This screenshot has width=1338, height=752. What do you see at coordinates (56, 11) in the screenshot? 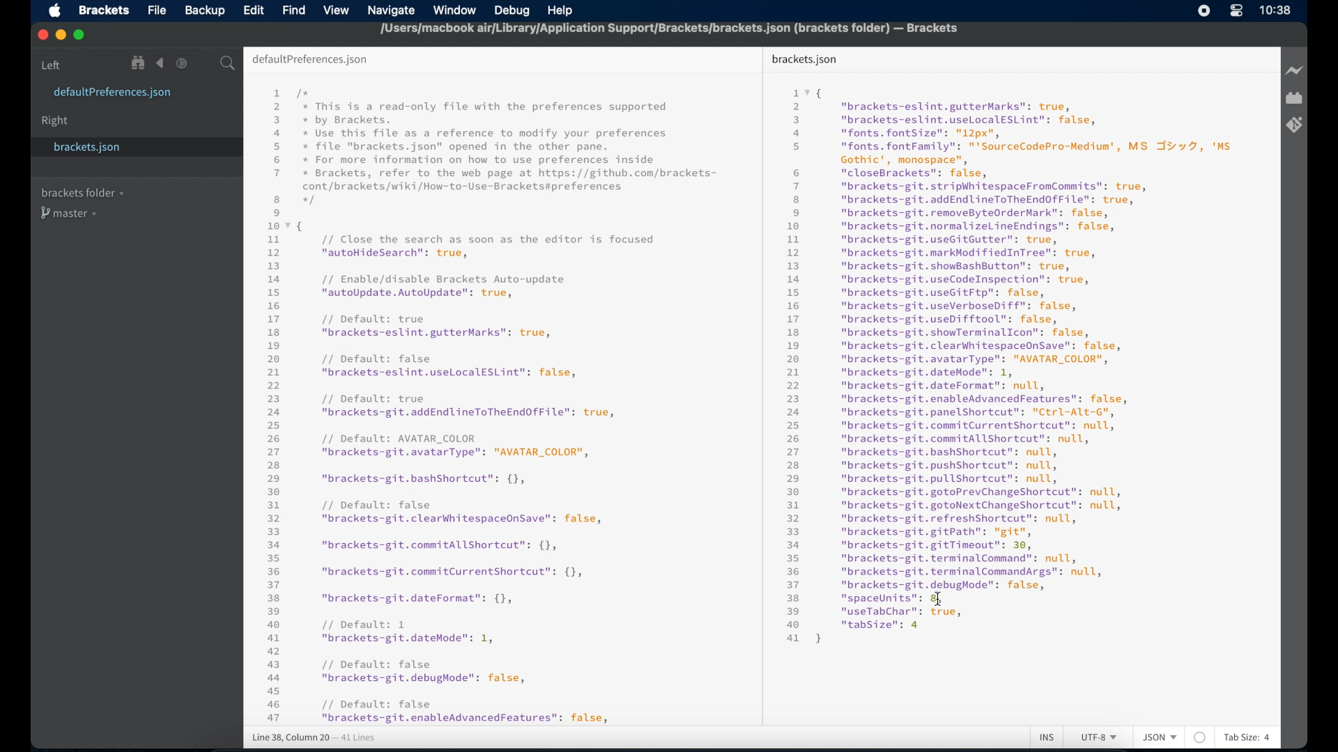
I see `apple icon` at bounding box center [56, 11].